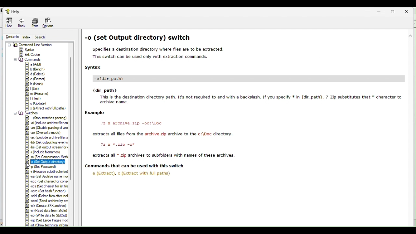  Describe the element at coordinates (32, 99) in the screenshot. I see `Test` at that location.